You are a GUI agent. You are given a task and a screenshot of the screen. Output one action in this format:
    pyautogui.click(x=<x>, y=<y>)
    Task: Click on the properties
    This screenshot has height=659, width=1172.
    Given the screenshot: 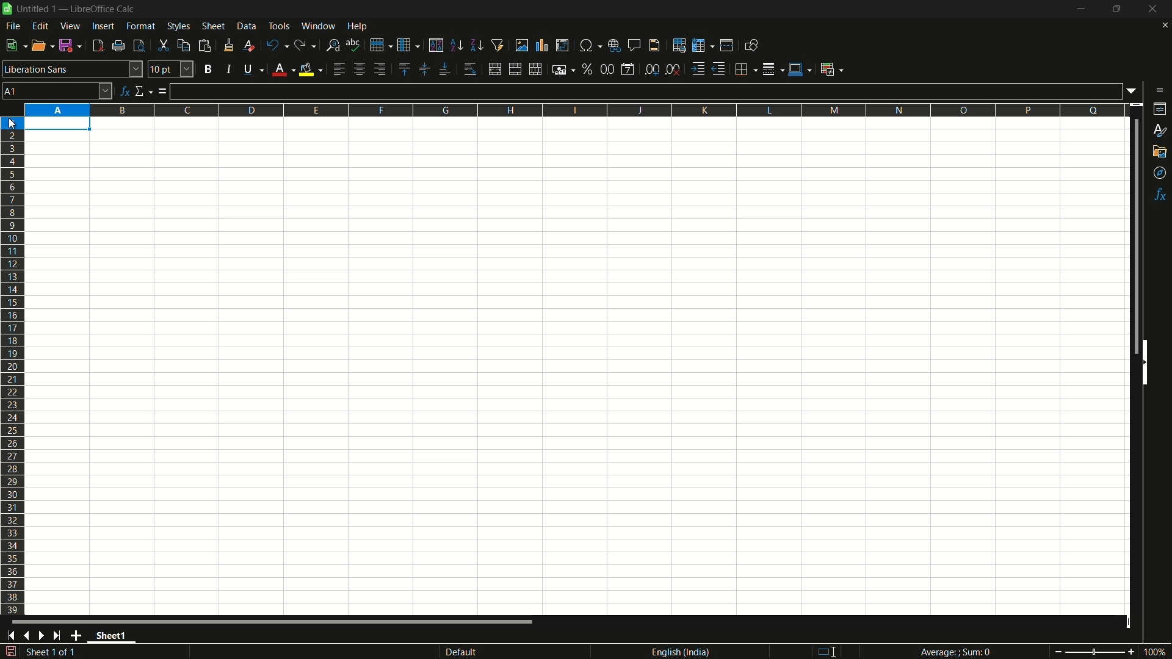 What is the action you would take?
    pyautogui.click(x=1160, y=109)
    